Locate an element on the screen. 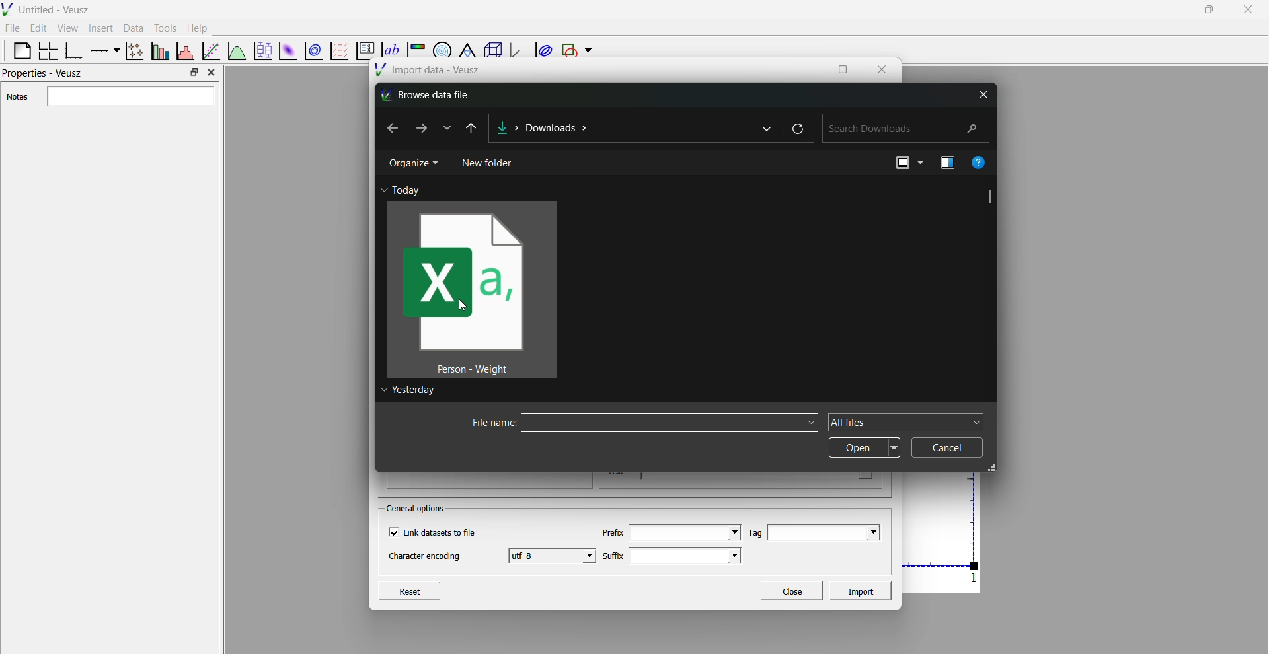 Image resolution: width=1269 pixels, height=654 pixels. view is located at coordinates (67, 30).